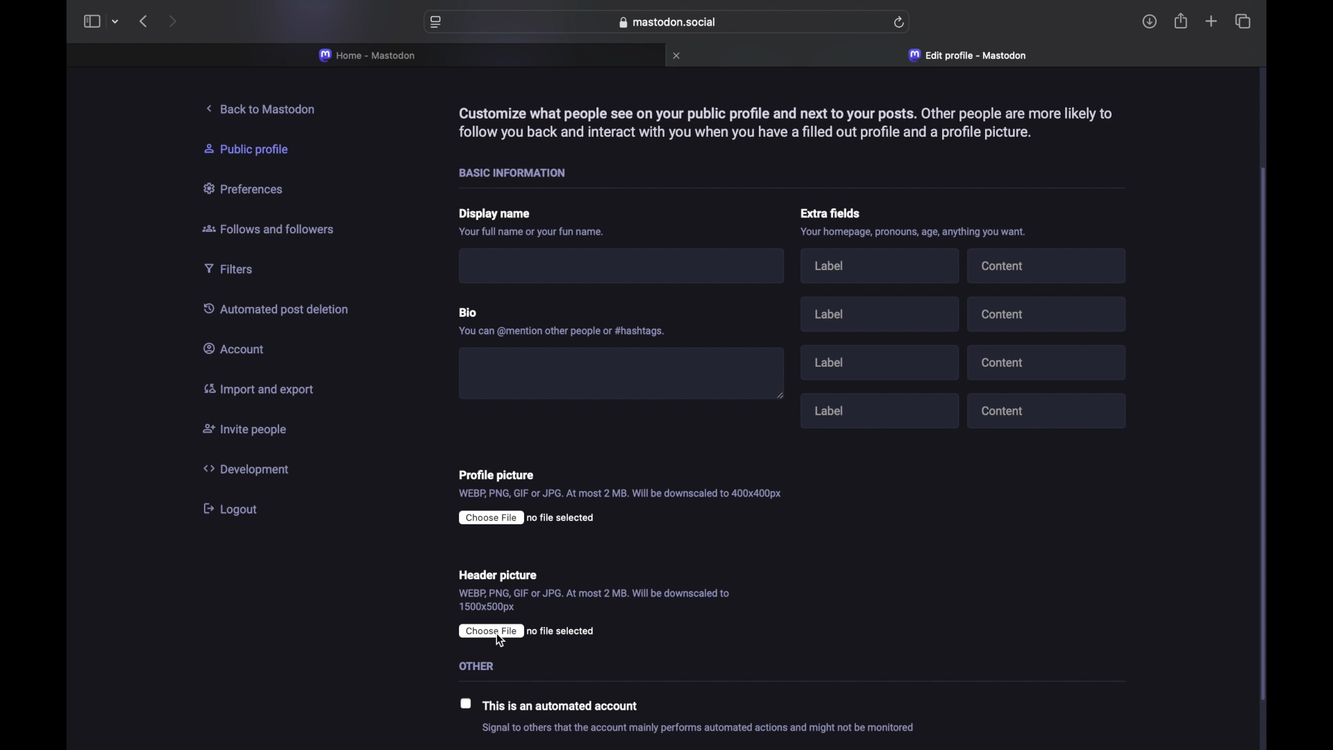 The image size is (1333, 750). What do you see at coordinates (646, 483) in the screenshot?
I see `Profile picture
'WEBP, PNG, GIF or JPG. At most 2 MB. Will be downscaled to 400x400px` at bounding box center [646, 483].